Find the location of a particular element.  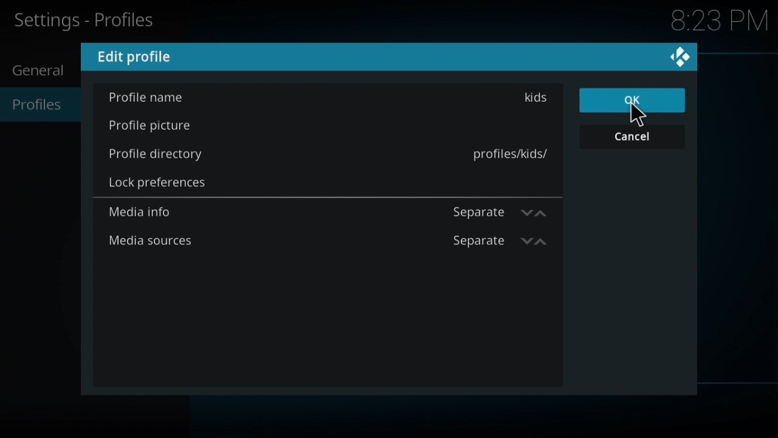

Lock preferences is located at coordinates (160, 184).